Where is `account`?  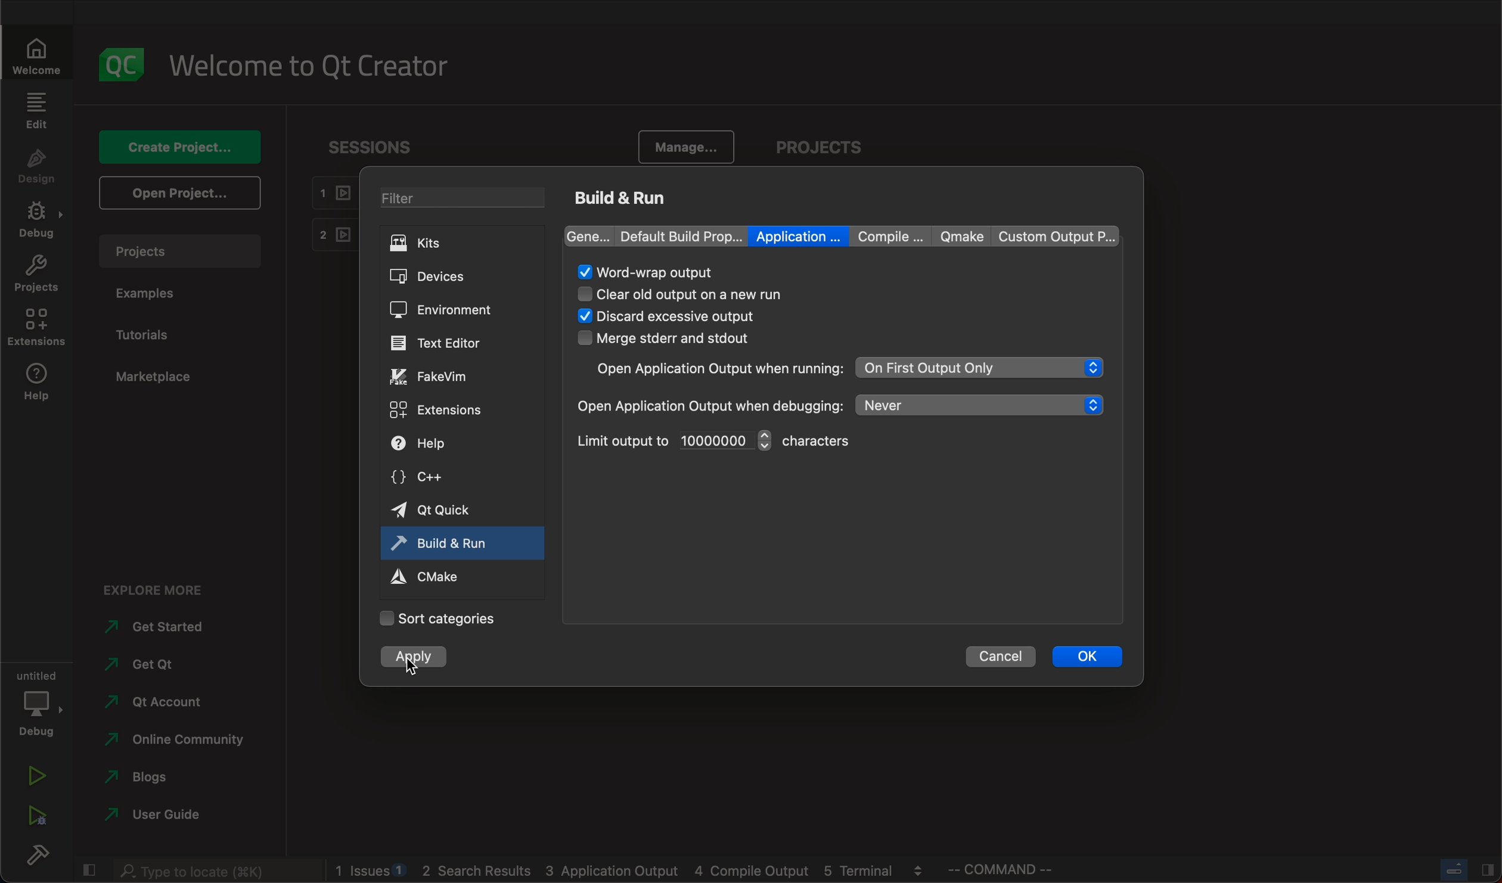 account is located at coordinates (164, 702).